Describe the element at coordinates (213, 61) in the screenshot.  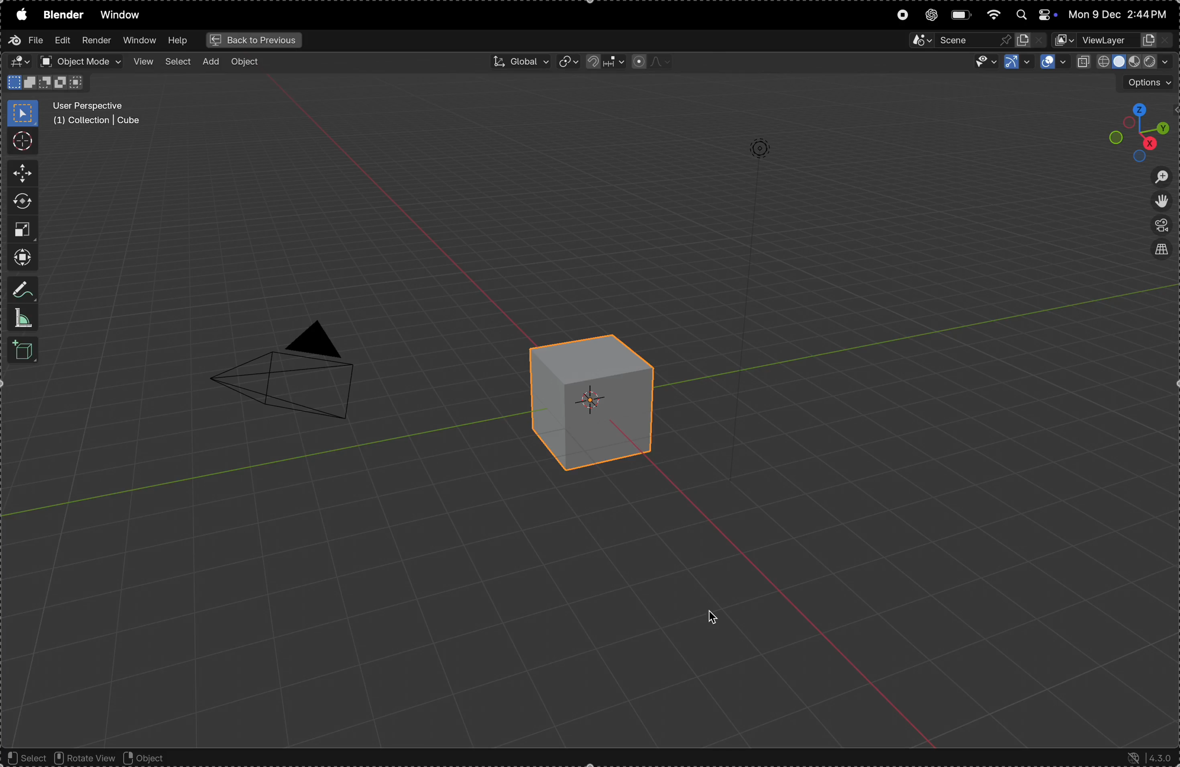
I see `add` at that location.